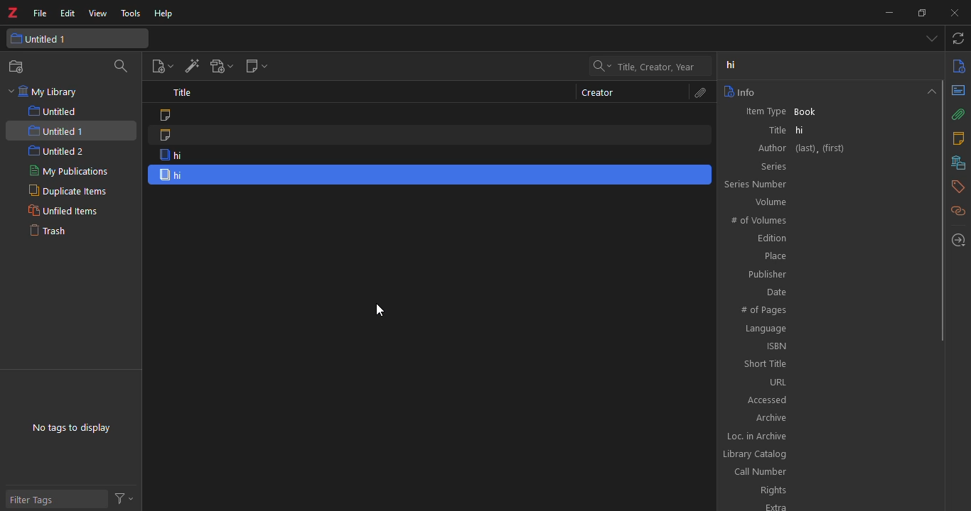 This screenshot has width=971, height=511. What do you see at coordinates (931, 94) in the screenshot?
I see `expand` at bounding box center [931, 94].